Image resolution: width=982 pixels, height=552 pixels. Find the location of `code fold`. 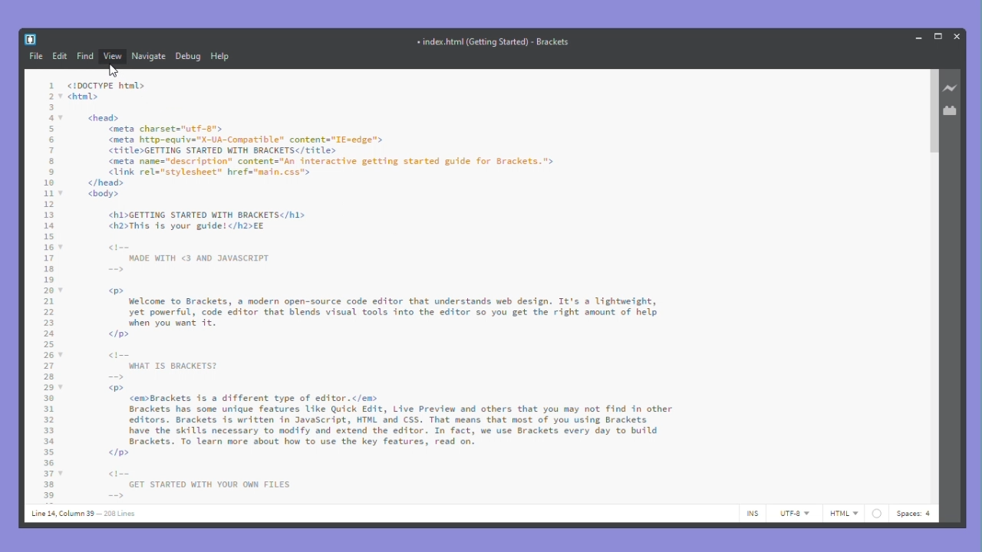

code fold is located at coordinates (62, 354).